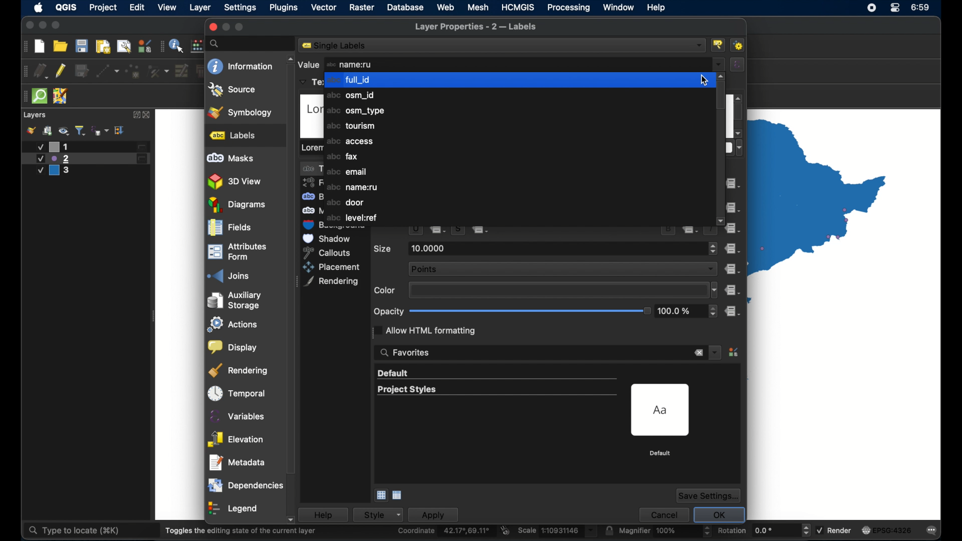 This screenshot has width=962, height=541. Describe the element at coordinates (699, 53) in the screenshot. I see `cursor` at that location.